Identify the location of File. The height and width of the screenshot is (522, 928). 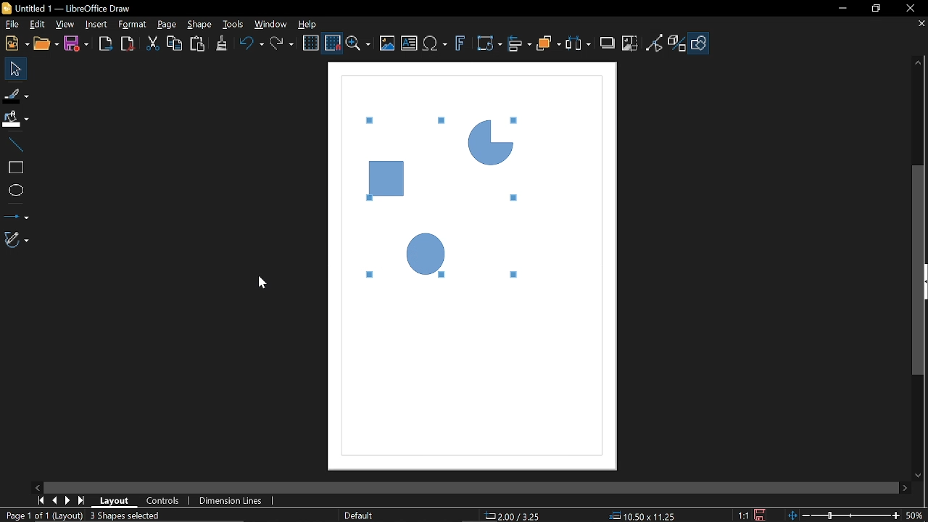
(10, 25).